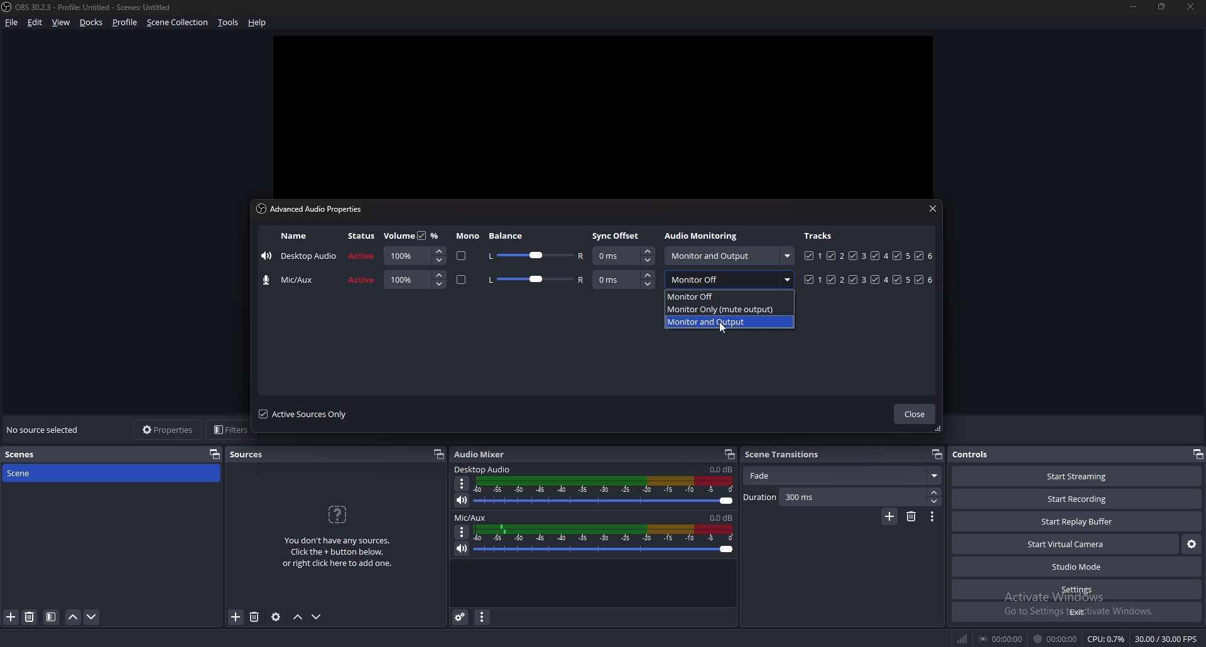  What do you see at coordinates (166, 429) in the screenshot?
I see `properties` at bounding box center [166, 429].